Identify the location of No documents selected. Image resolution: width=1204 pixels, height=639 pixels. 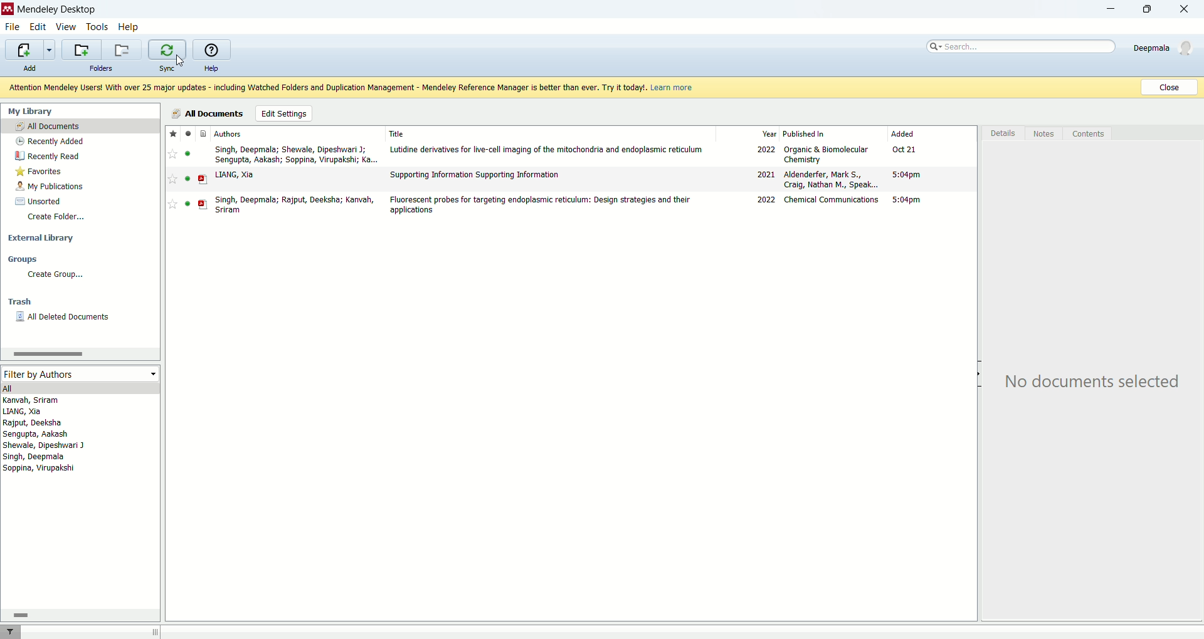
(1092, 380).